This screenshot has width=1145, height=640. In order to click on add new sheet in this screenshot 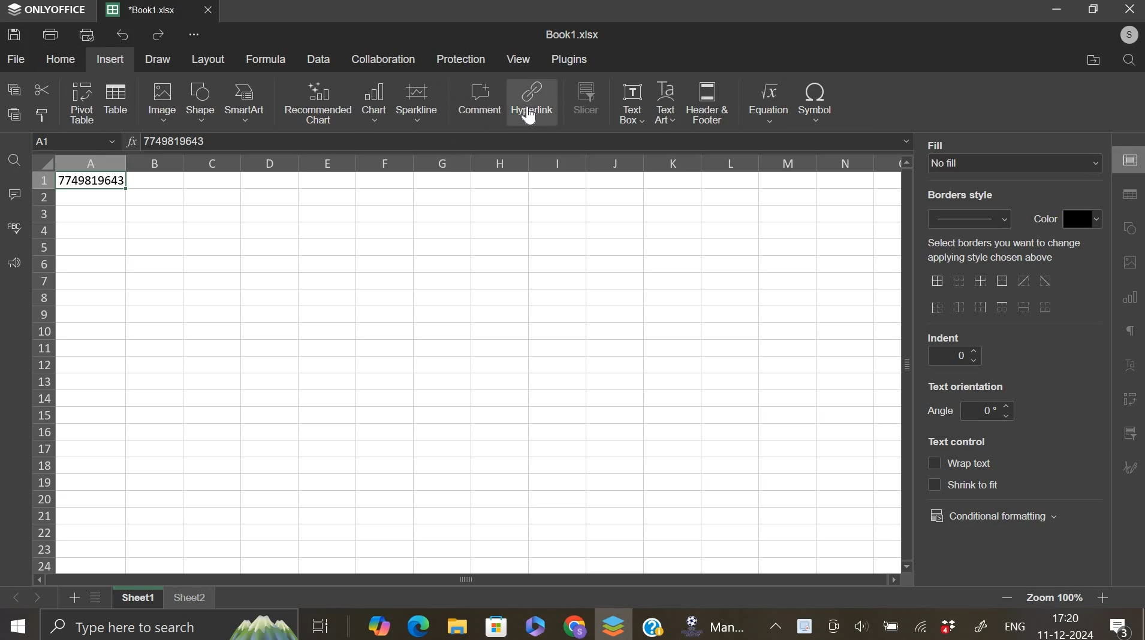, I will do `click(73, 596)`.